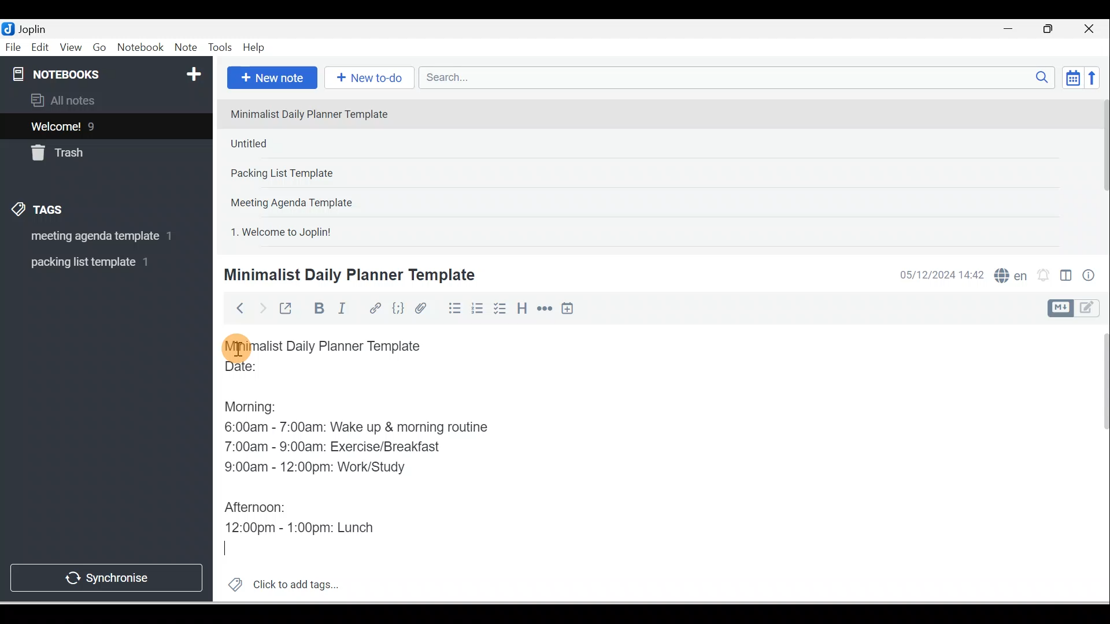  I want to click on Insert time, so click(567, 309).